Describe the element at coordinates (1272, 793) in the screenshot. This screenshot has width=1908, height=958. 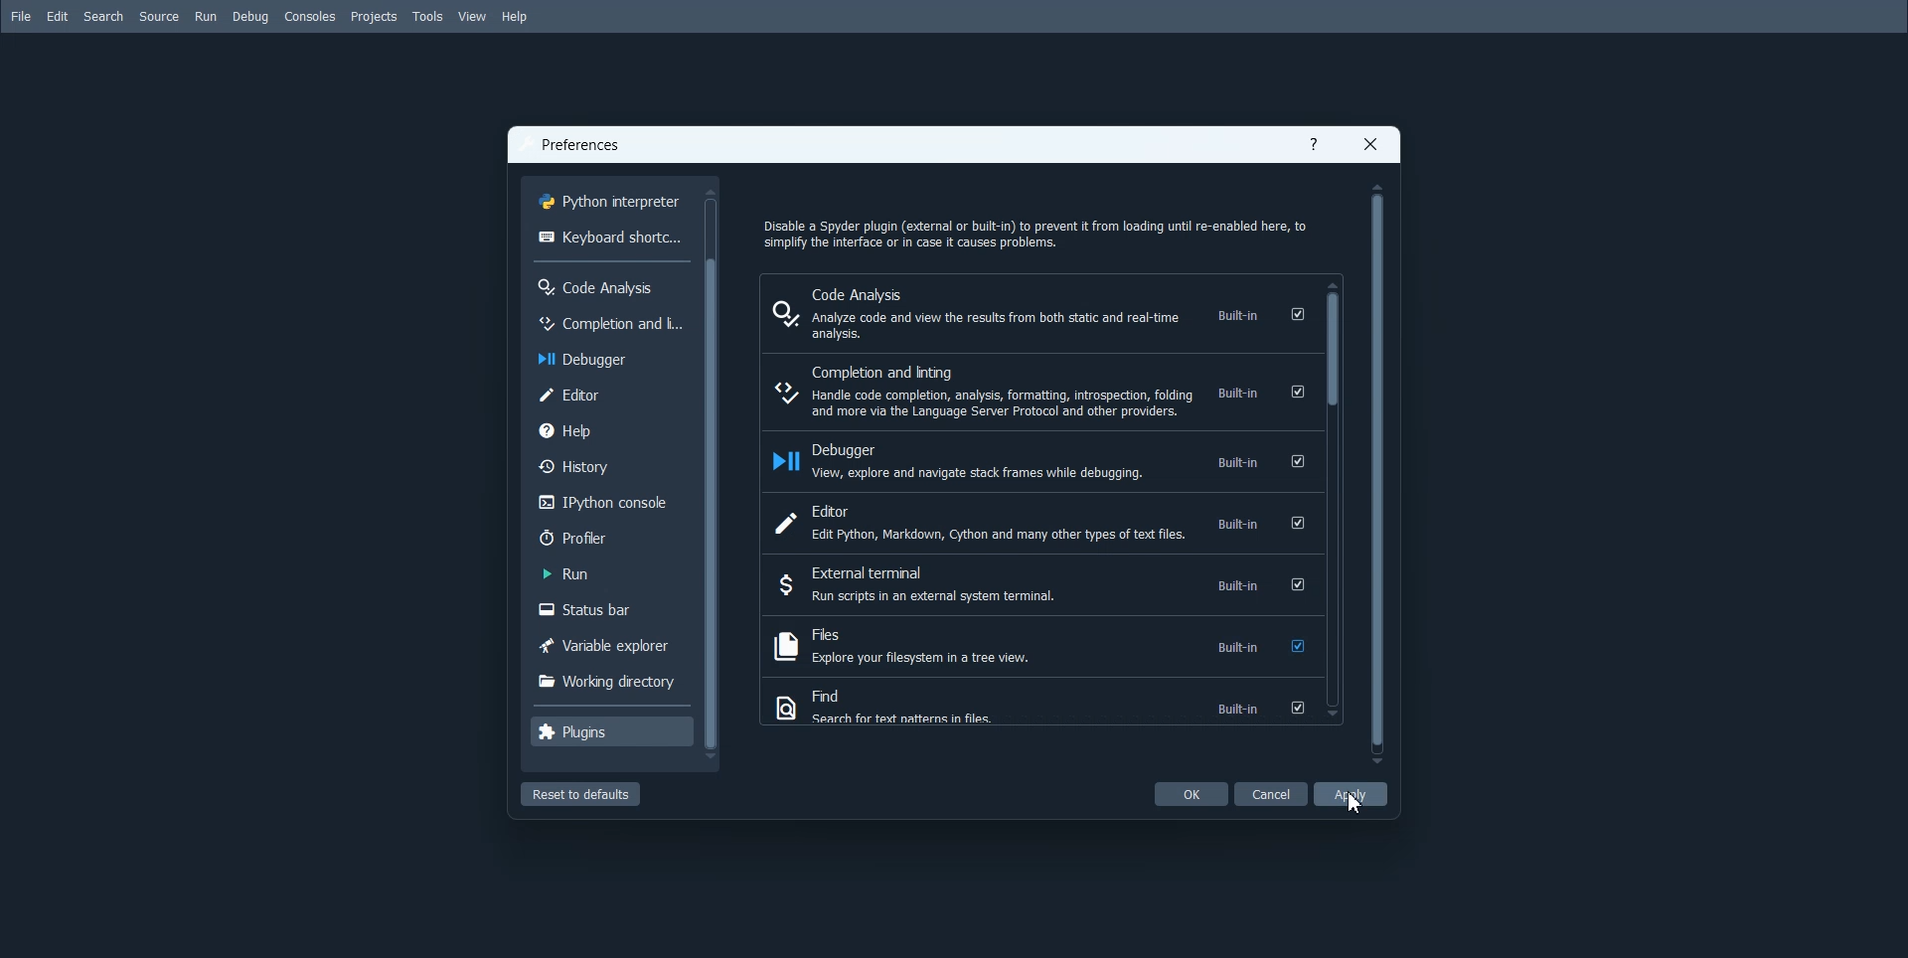
I see `Cancel` at that location.